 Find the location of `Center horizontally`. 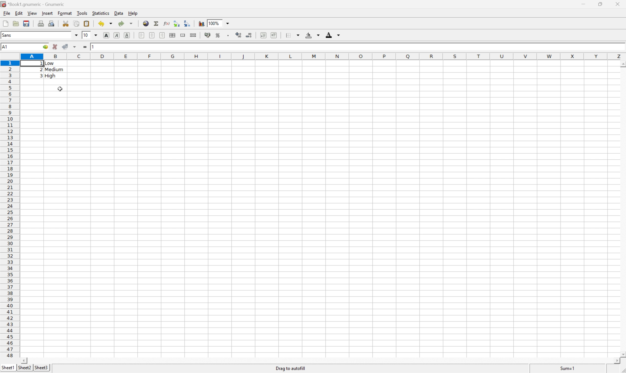

Center horizontally is located at coordinates (152, 34).